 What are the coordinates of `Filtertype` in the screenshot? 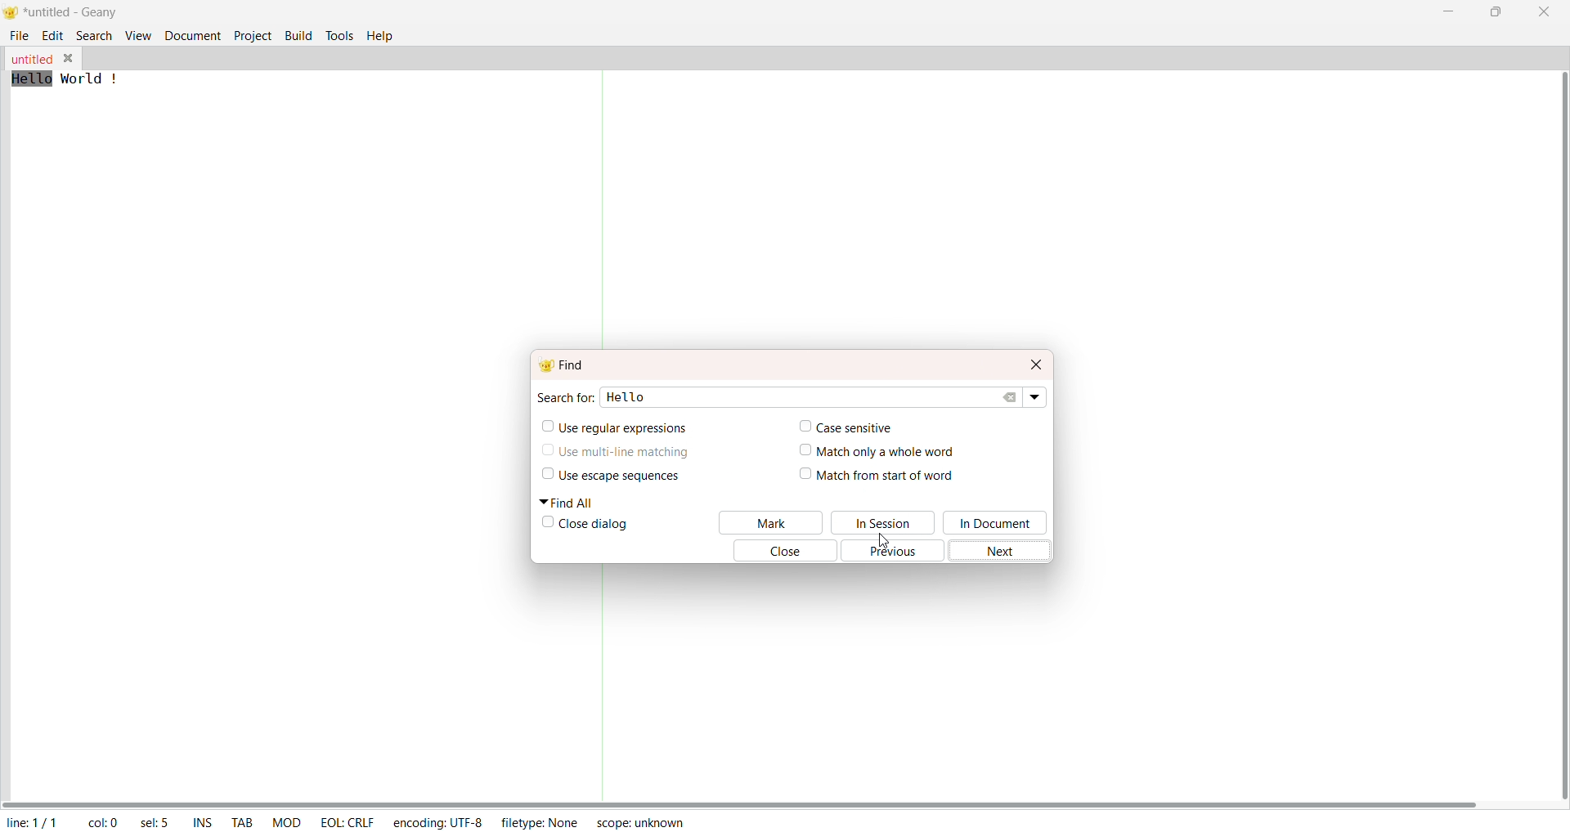 It's located at (545, 824).